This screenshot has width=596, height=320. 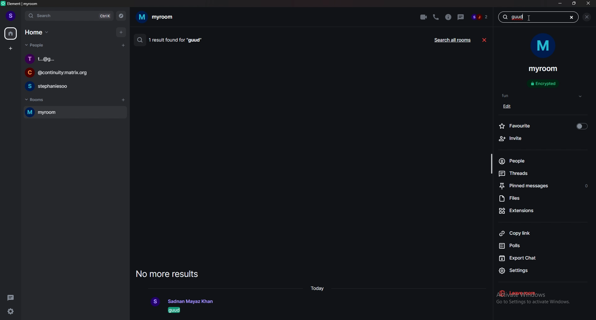 I want to click on minimize, so click(x=560, y=3).